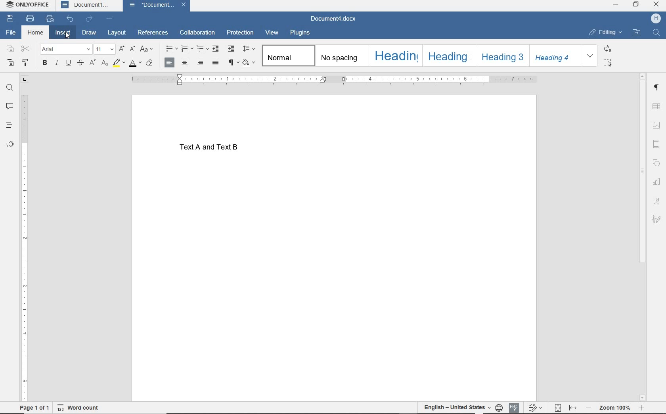 This screenshot has width=666, height=414. Describe the element at coordinates (333, 79) in the screenshot. I see `RULER` at that location.